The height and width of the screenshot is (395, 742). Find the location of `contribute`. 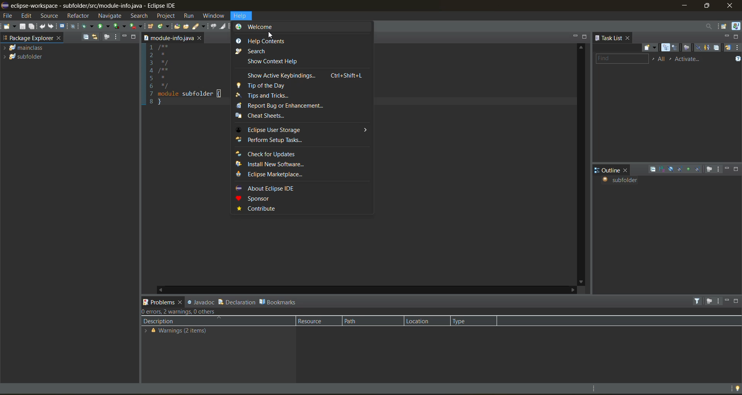

contribute is located at coordinates (260, 209).